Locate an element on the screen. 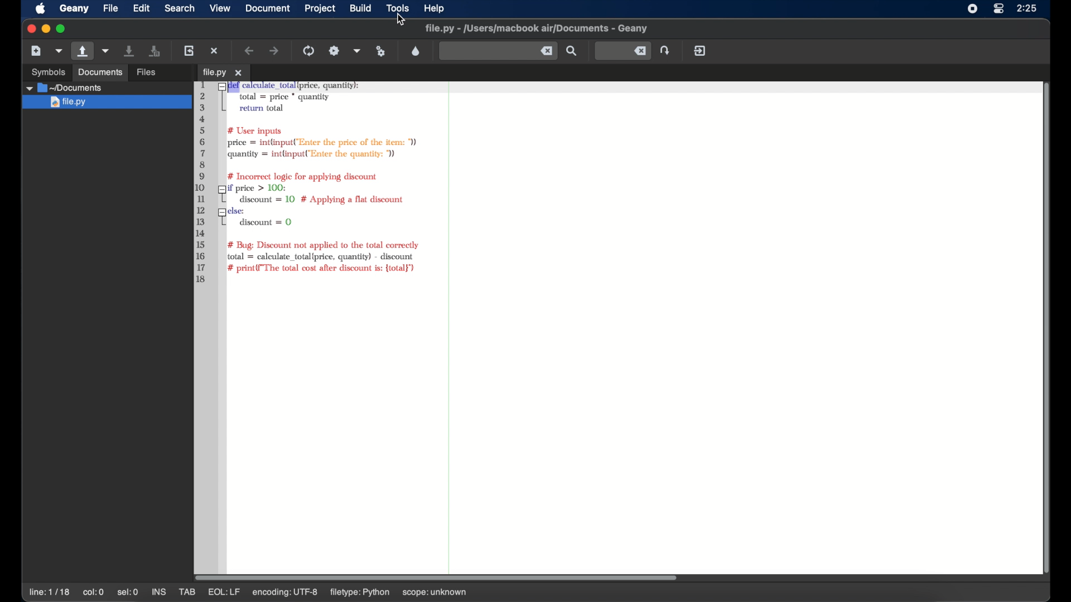 This screenshot has height=602, width=1071. document is located at coordinates (267, 8).